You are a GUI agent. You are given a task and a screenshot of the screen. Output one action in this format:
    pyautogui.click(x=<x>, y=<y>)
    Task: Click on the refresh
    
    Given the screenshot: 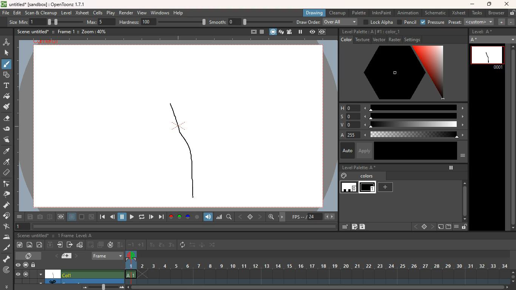 What is the action you would take?
    pyautogui.click(x=141, y=217)
    